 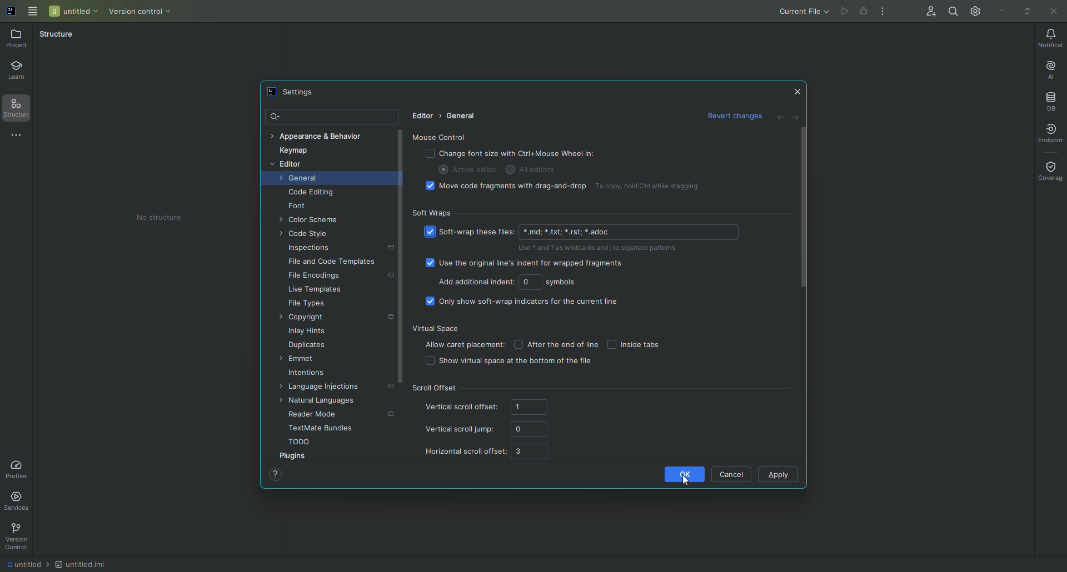 I want to click on Mouse Control, so click(x=577, y=164).